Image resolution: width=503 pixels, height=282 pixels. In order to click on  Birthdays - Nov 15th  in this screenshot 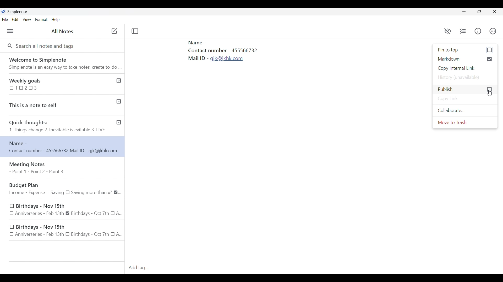, I will do `click(66, 209)`.